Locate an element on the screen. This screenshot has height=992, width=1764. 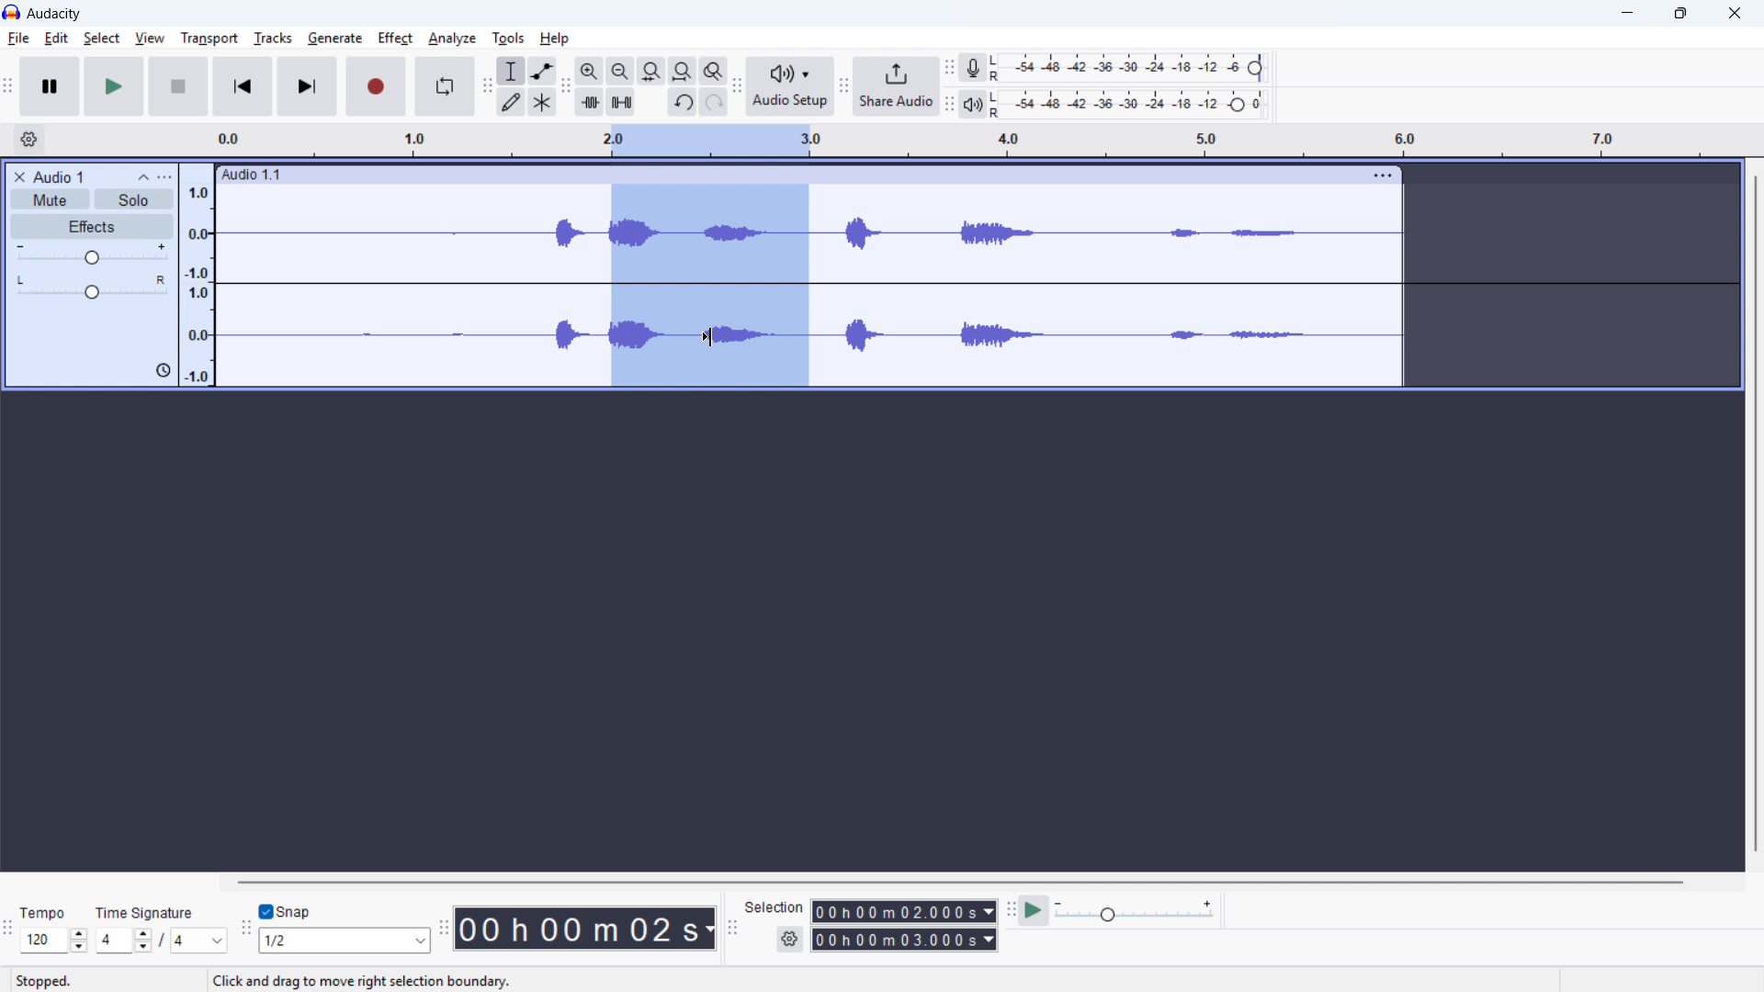
Cursor is located at coordinates (707, 338).